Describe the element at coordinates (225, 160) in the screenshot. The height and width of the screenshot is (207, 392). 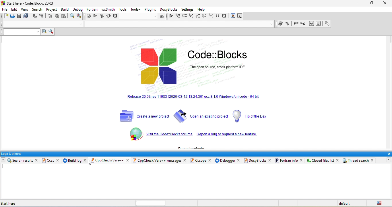
I see `debugger` at that location.